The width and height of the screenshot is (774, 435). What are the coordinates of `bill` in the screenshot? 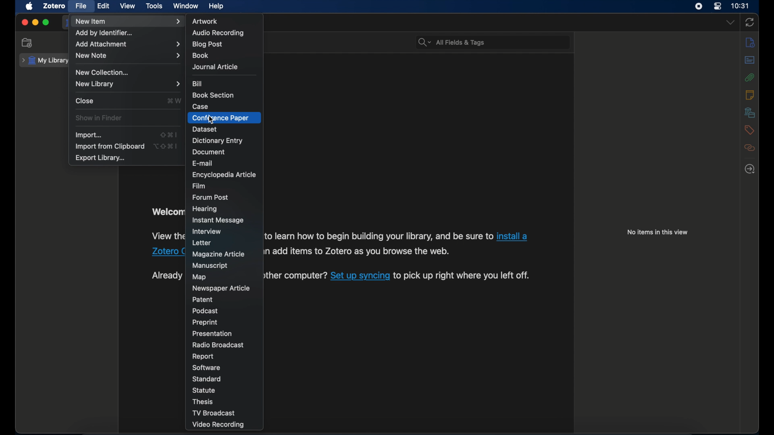 It's located at (197, 84).